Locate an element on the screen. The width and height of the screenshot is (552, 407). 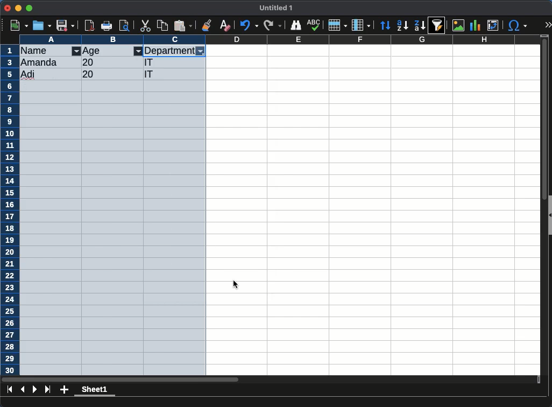
paste is located at coordinates (183, 25).